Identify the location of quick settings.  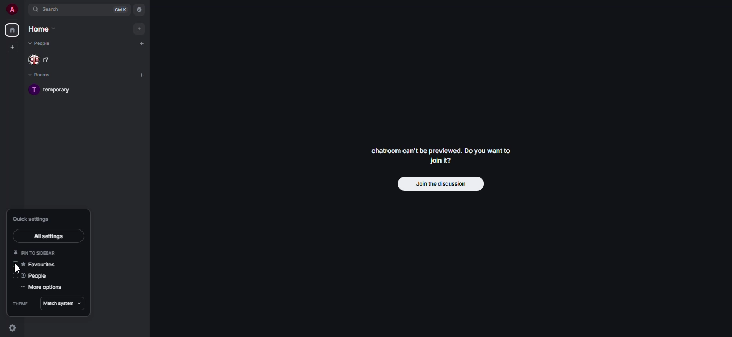
(33, 219).